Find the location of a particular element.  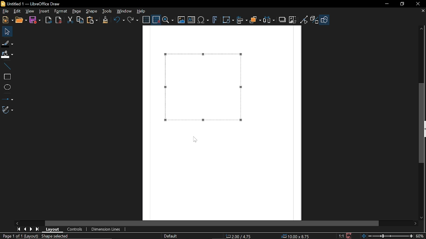

Restore down is located at coordinates (402, 4).